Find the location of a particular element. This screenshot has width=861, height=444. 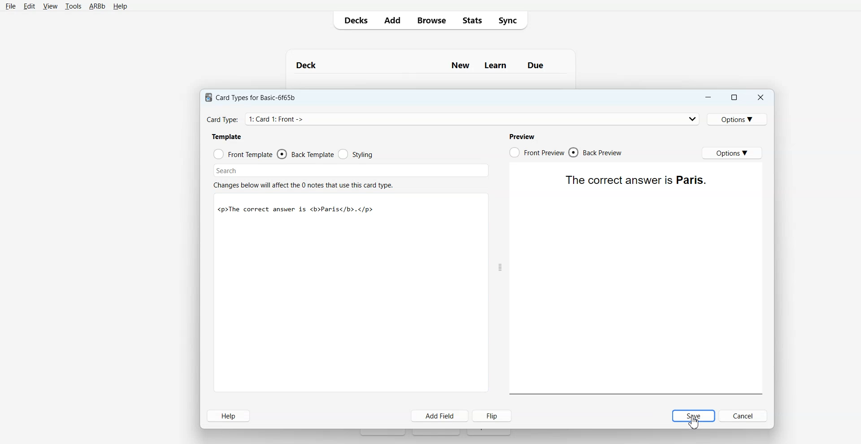

Maximize is located at coordinates (735, 97).